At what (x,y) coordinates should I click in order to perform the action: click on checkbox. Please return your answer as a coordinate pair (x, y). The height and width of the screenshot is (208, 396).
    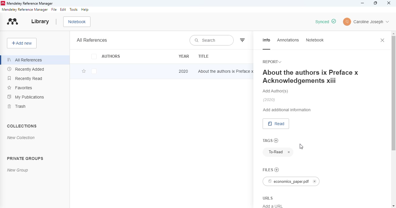
    Looking at the image, I should click on (95, 72).